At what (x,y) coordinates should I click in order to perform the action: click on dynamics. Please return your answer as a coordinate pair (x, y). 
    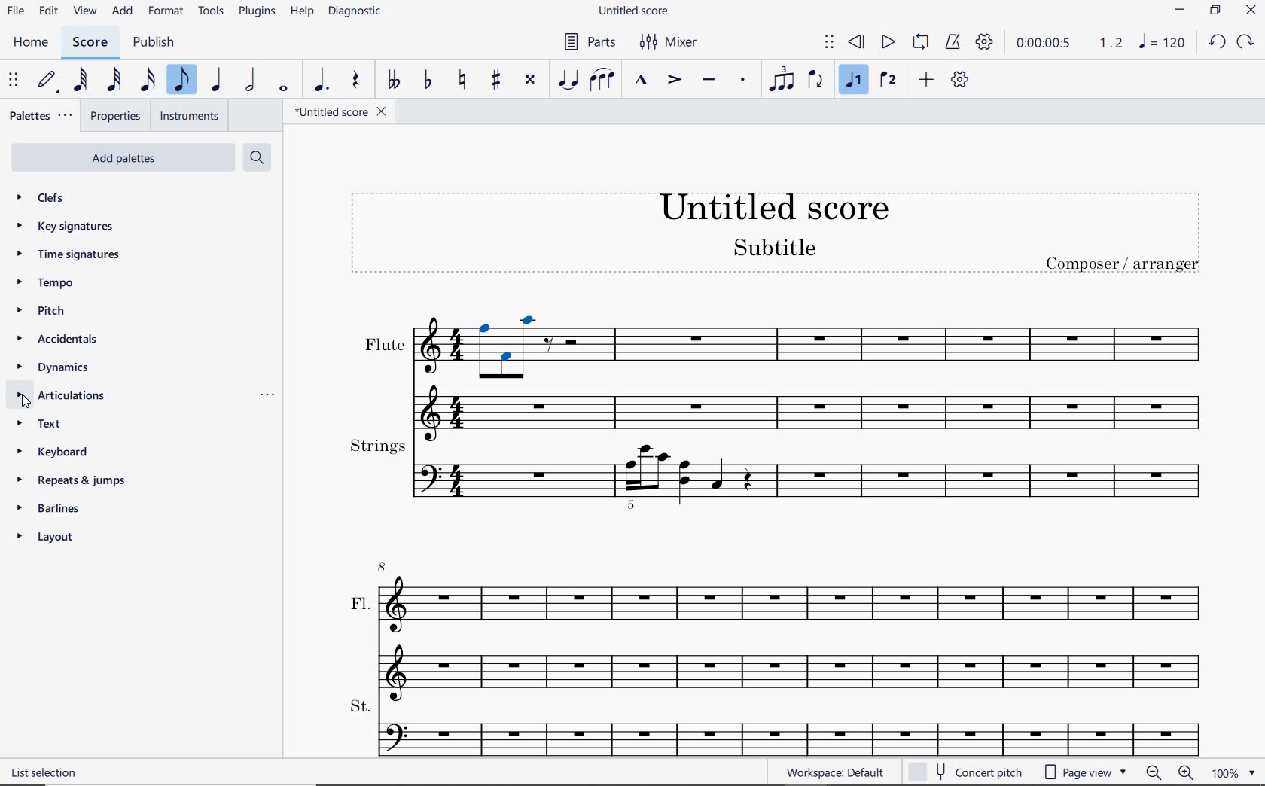
    Looking at the image, I should click on (53, 368).